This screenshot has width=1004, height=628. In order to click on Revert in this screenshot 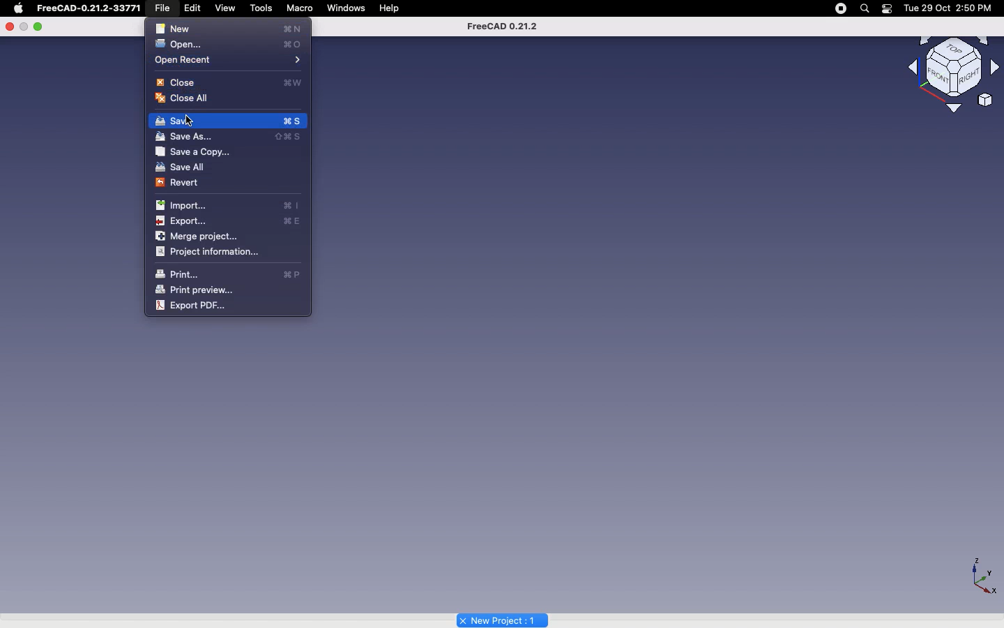, I will do `click(181, 184)`.